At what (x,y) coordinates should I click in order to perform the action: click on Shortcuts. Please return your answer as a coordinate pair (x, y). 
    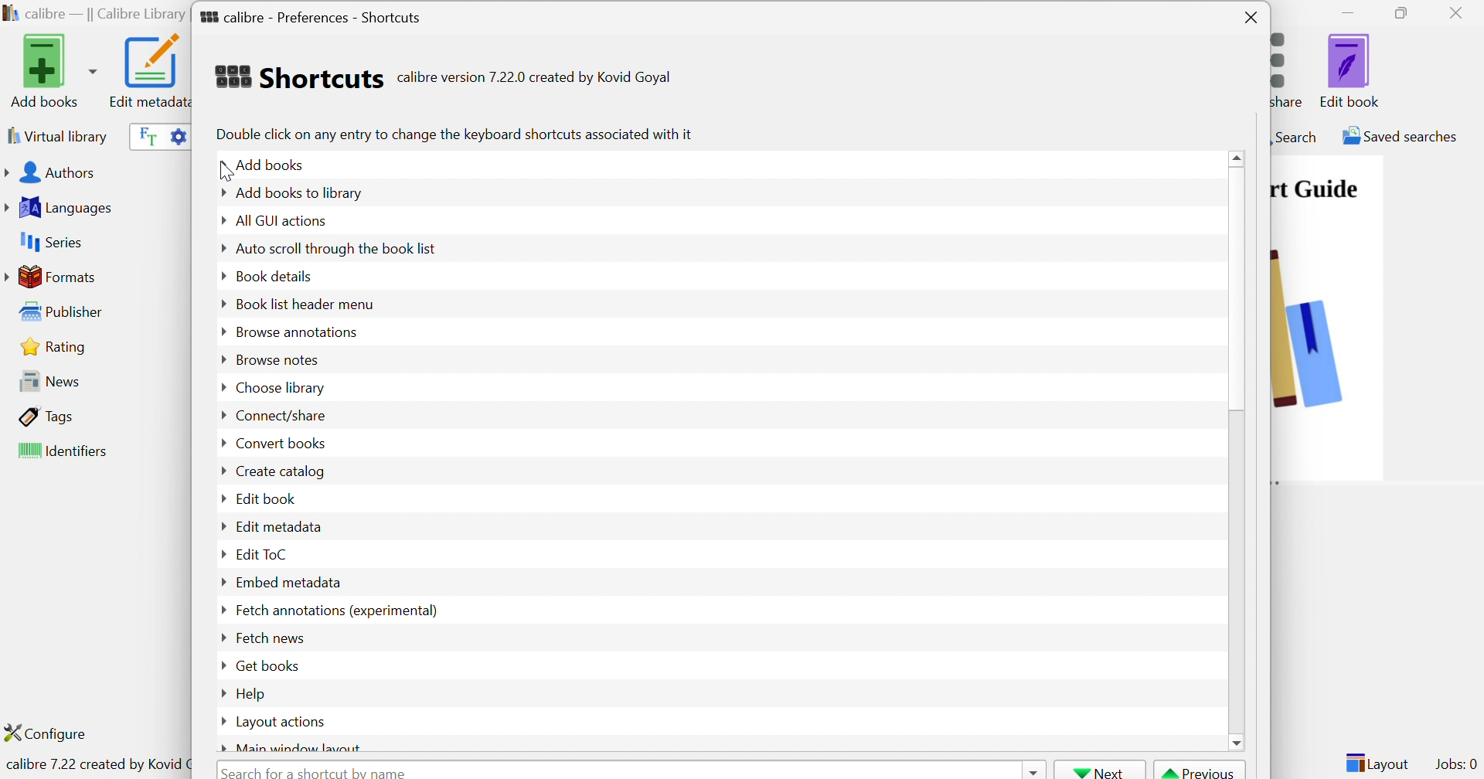
    Looking at the image, I should click on (298, 77).